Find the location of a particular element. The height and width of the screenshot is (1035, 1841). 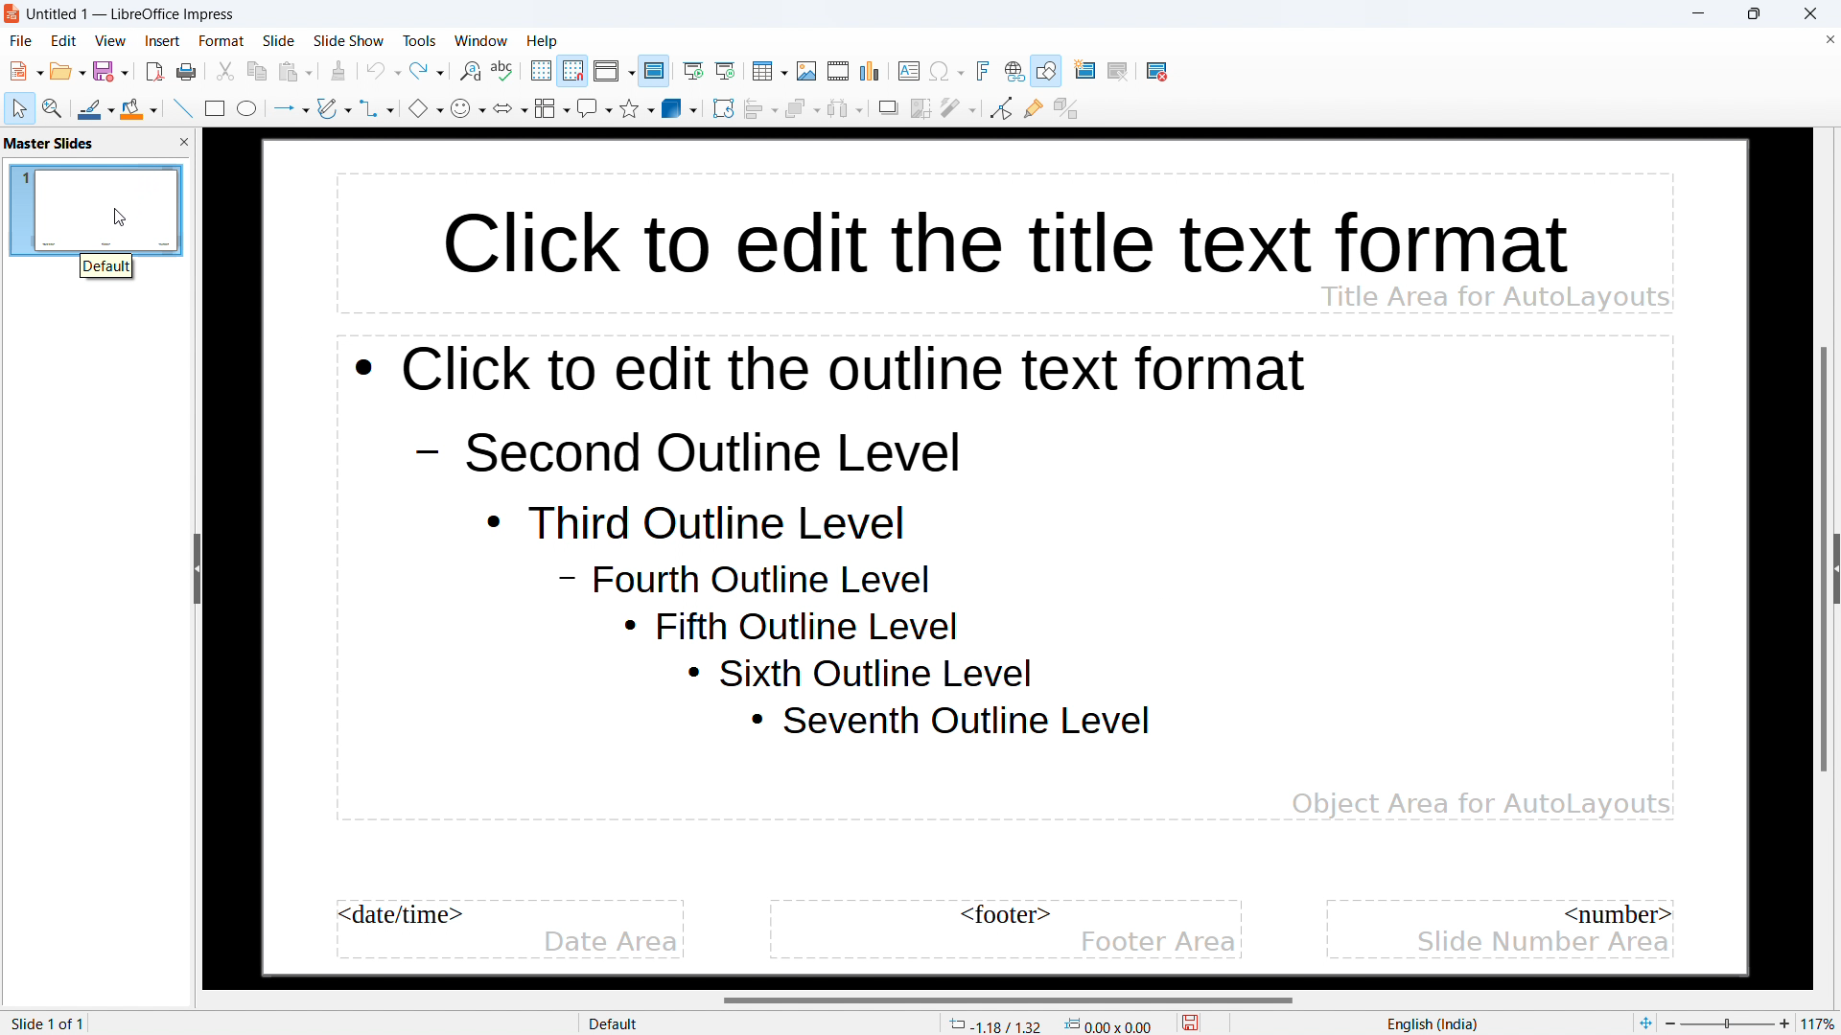

Seventh outline level is located at coordinates (951, 724).